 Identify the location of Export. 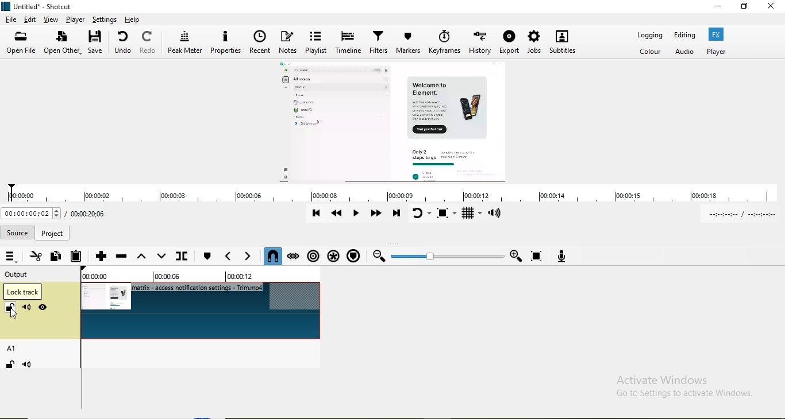
(510, 44).